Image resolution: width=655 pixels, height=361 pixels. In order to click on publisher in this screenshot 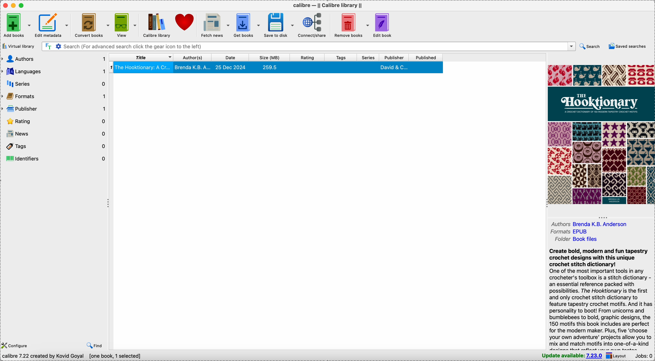, I will do `click(395, 57)`.